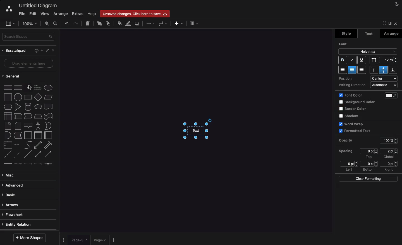  What do you see at coordinates (353, 70) in the screenshot?
I see `Center aligned` at bounding box center [353, 70].